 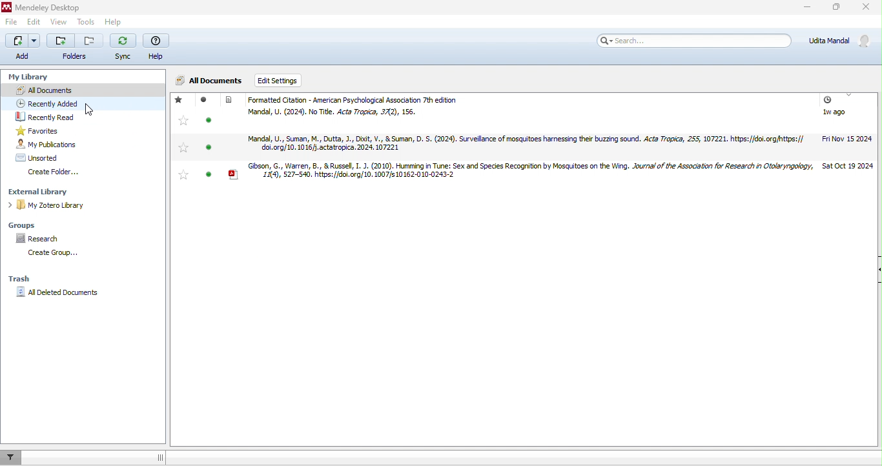 What do you see at coordinates (26, 225) in the screenshot?
I see `Groups` at bounding box center [26, 225].